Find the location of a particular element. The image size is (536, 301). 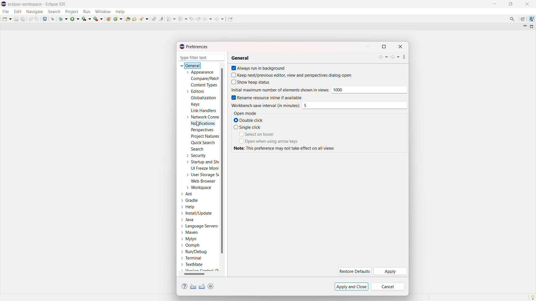

minimize dialogbox is located at coordinates (367, 47).